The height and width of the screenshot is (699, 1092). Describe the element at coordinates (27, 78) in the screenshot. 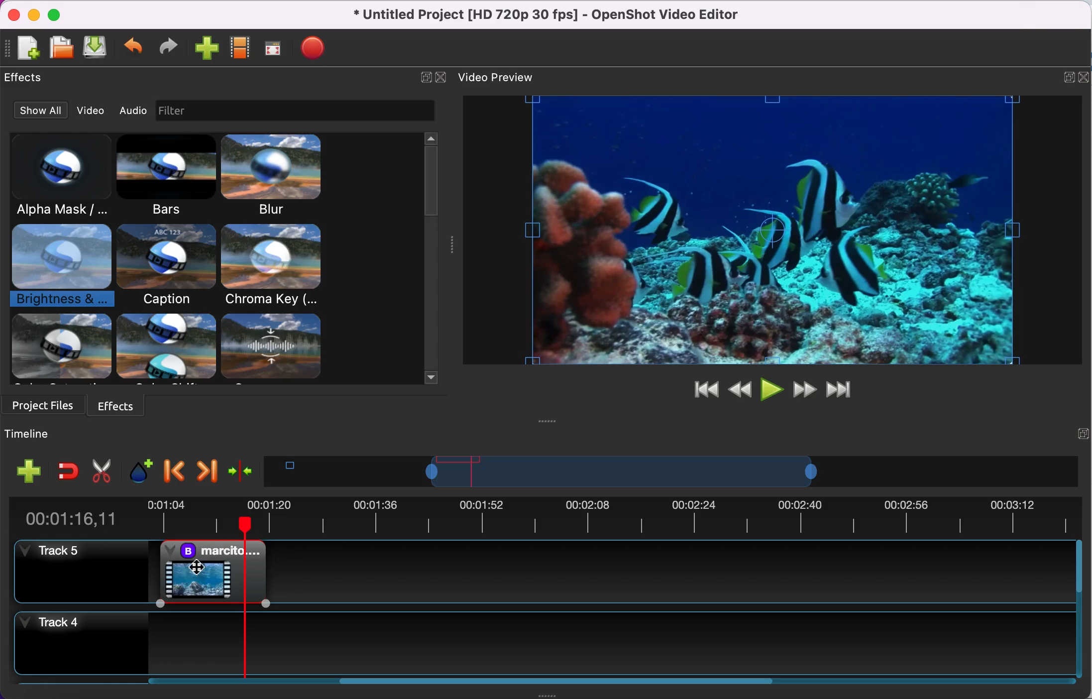

I see `effecs` at that location.